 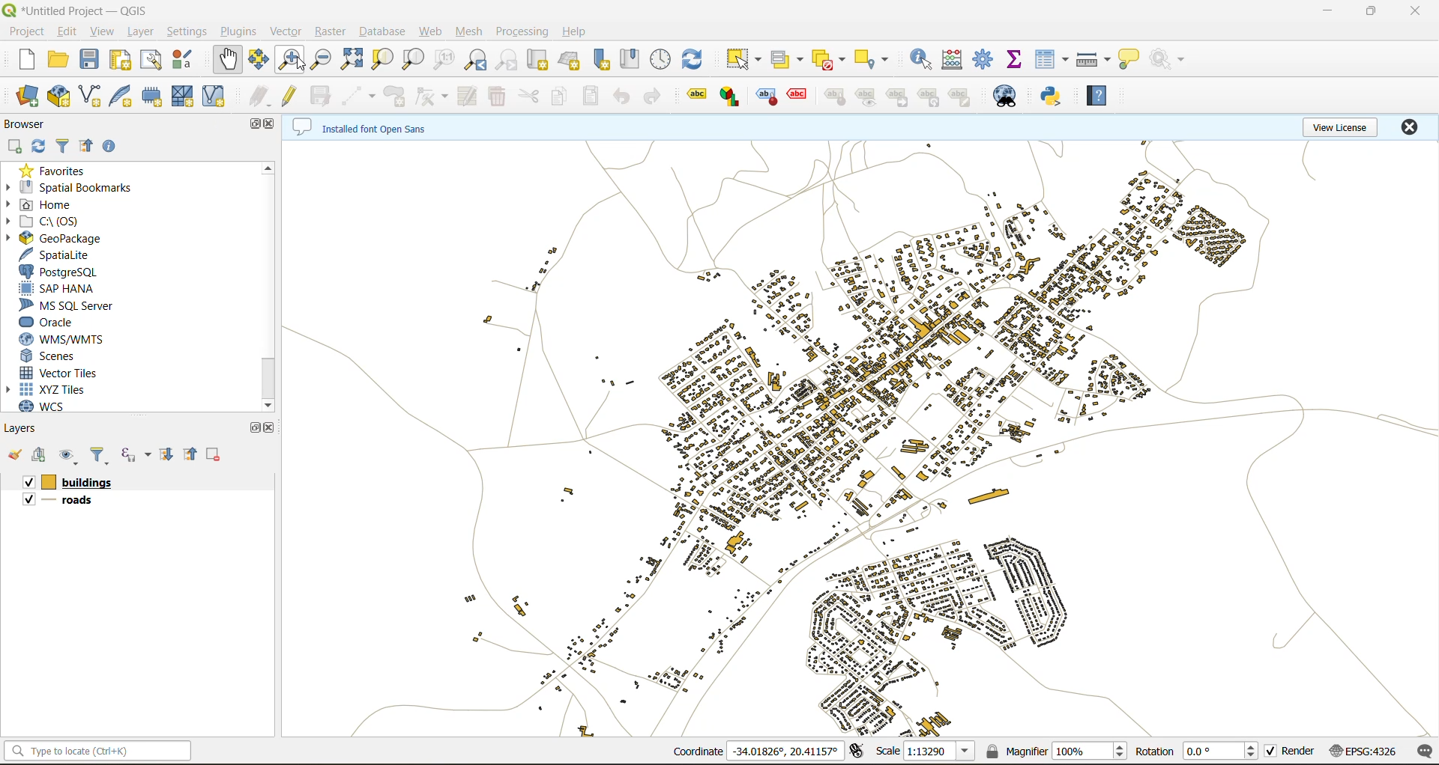 I want to click on zoom native, so click(x=443, y=60).